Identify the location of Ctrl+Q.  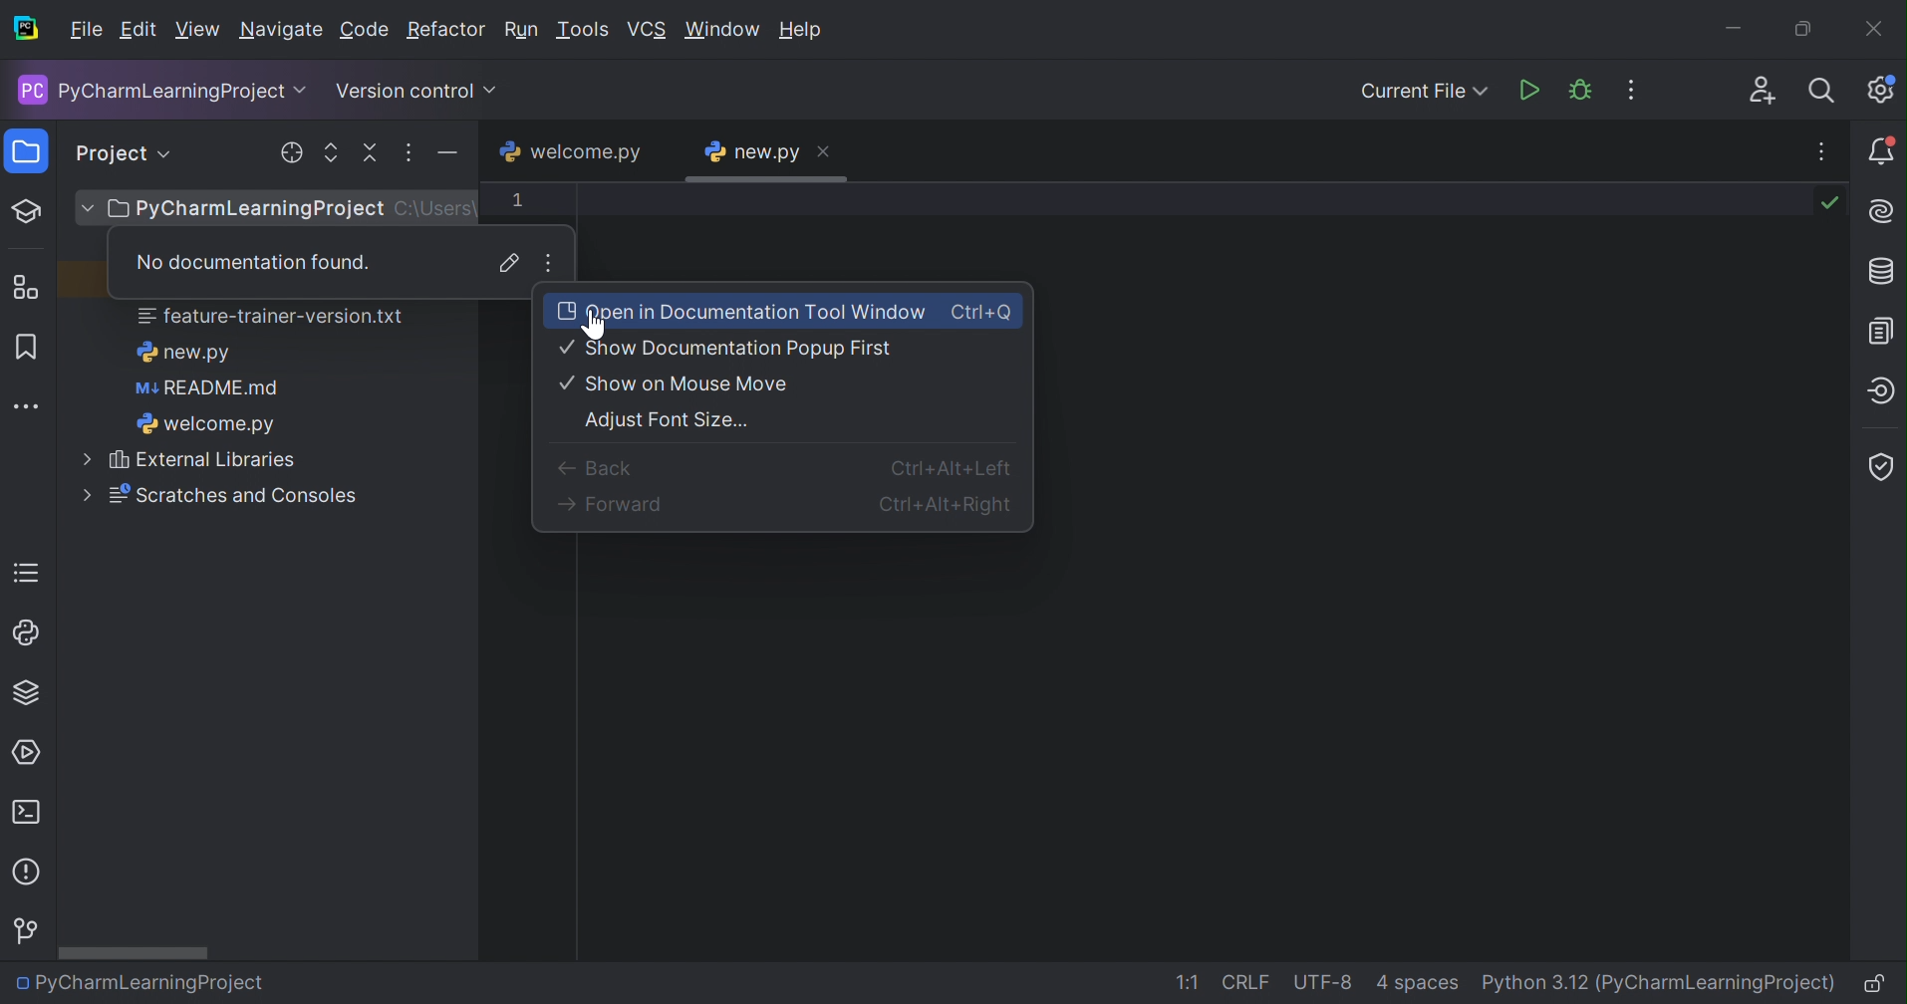
(988, 313).